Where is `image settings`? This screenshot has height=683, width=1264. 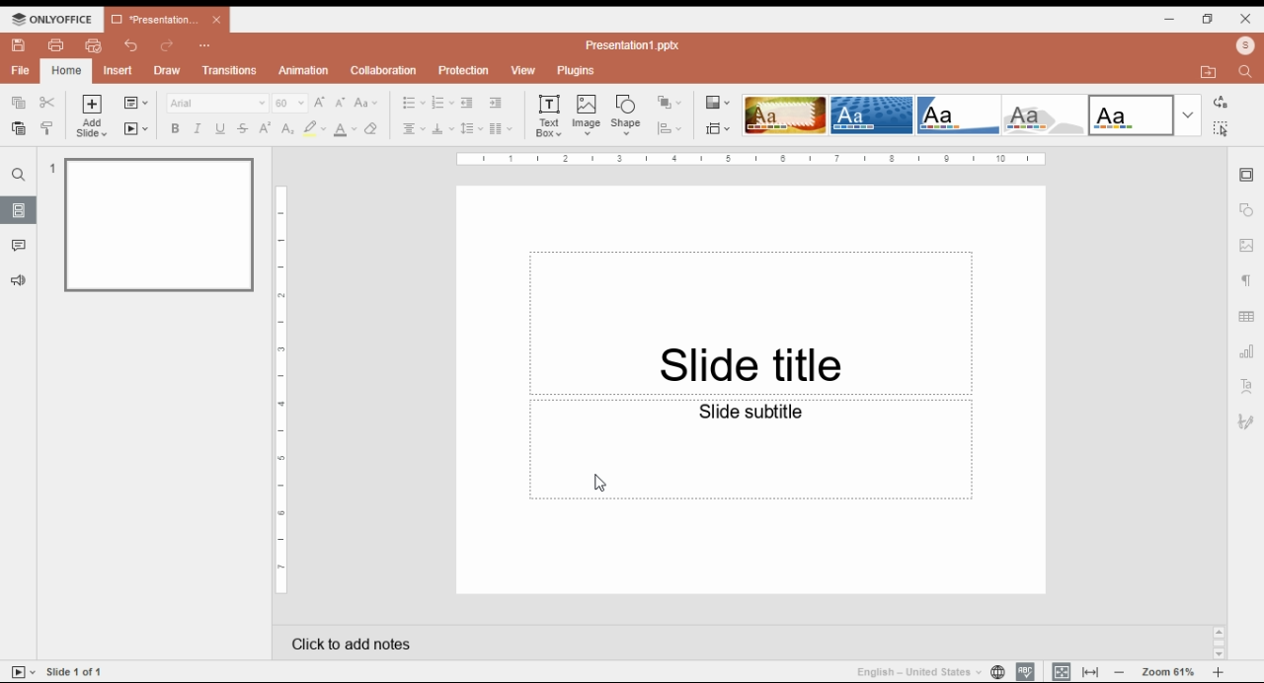
image settings is located at coordinates (1247, 247).